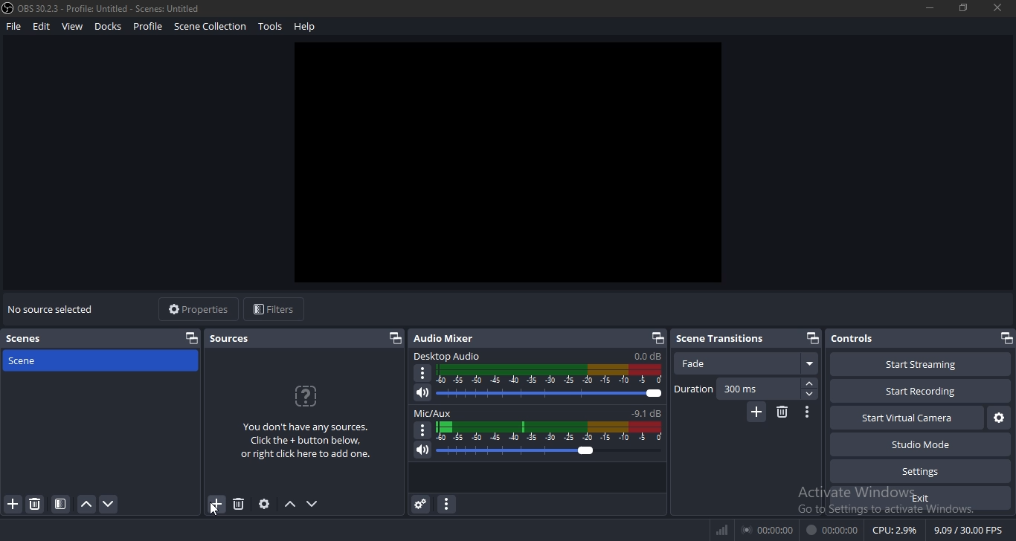  Describe the element at coordinates (658, 337) in the screenshot. I see `restore` at that location.